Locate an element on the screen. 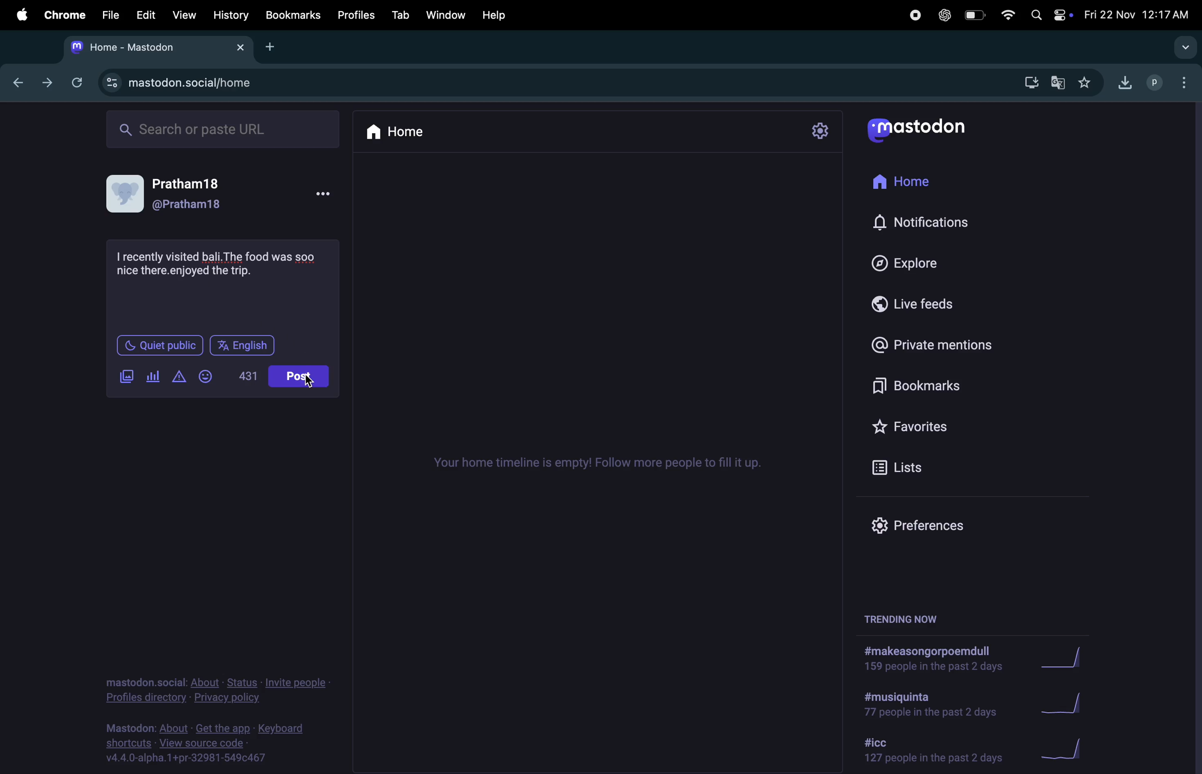 The width and height of the screenshot is (1202, 774). graph is located at coordinates (1068, 752).